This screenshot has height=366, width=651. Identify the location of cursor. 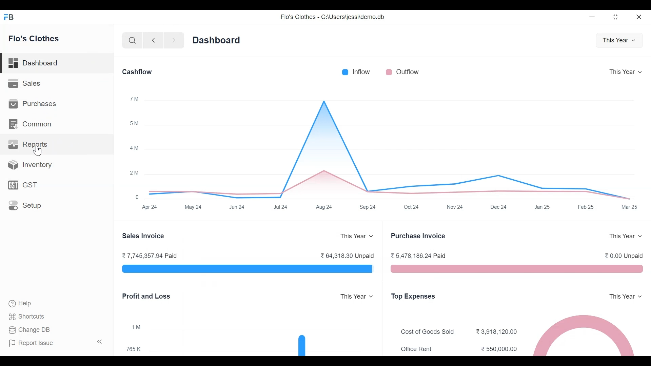
(39, 151).